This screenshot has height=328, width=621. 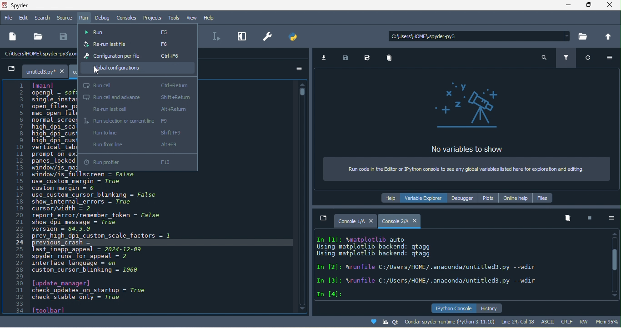 I want to click on maximize, so click(x=588, y=6).